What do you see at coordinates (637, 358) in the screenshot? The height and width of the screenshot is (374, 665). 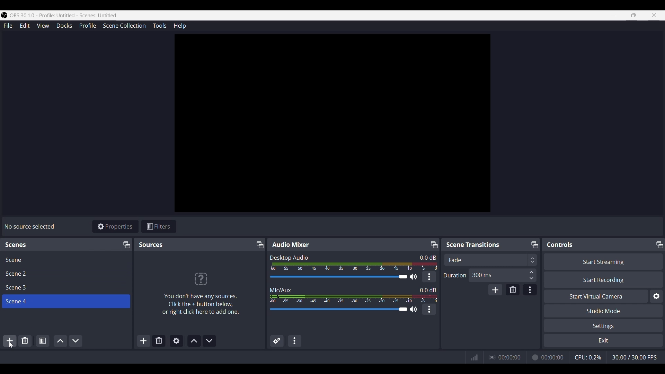 I see `30.00/30.00 FPS` at bounding box center [637, 358].